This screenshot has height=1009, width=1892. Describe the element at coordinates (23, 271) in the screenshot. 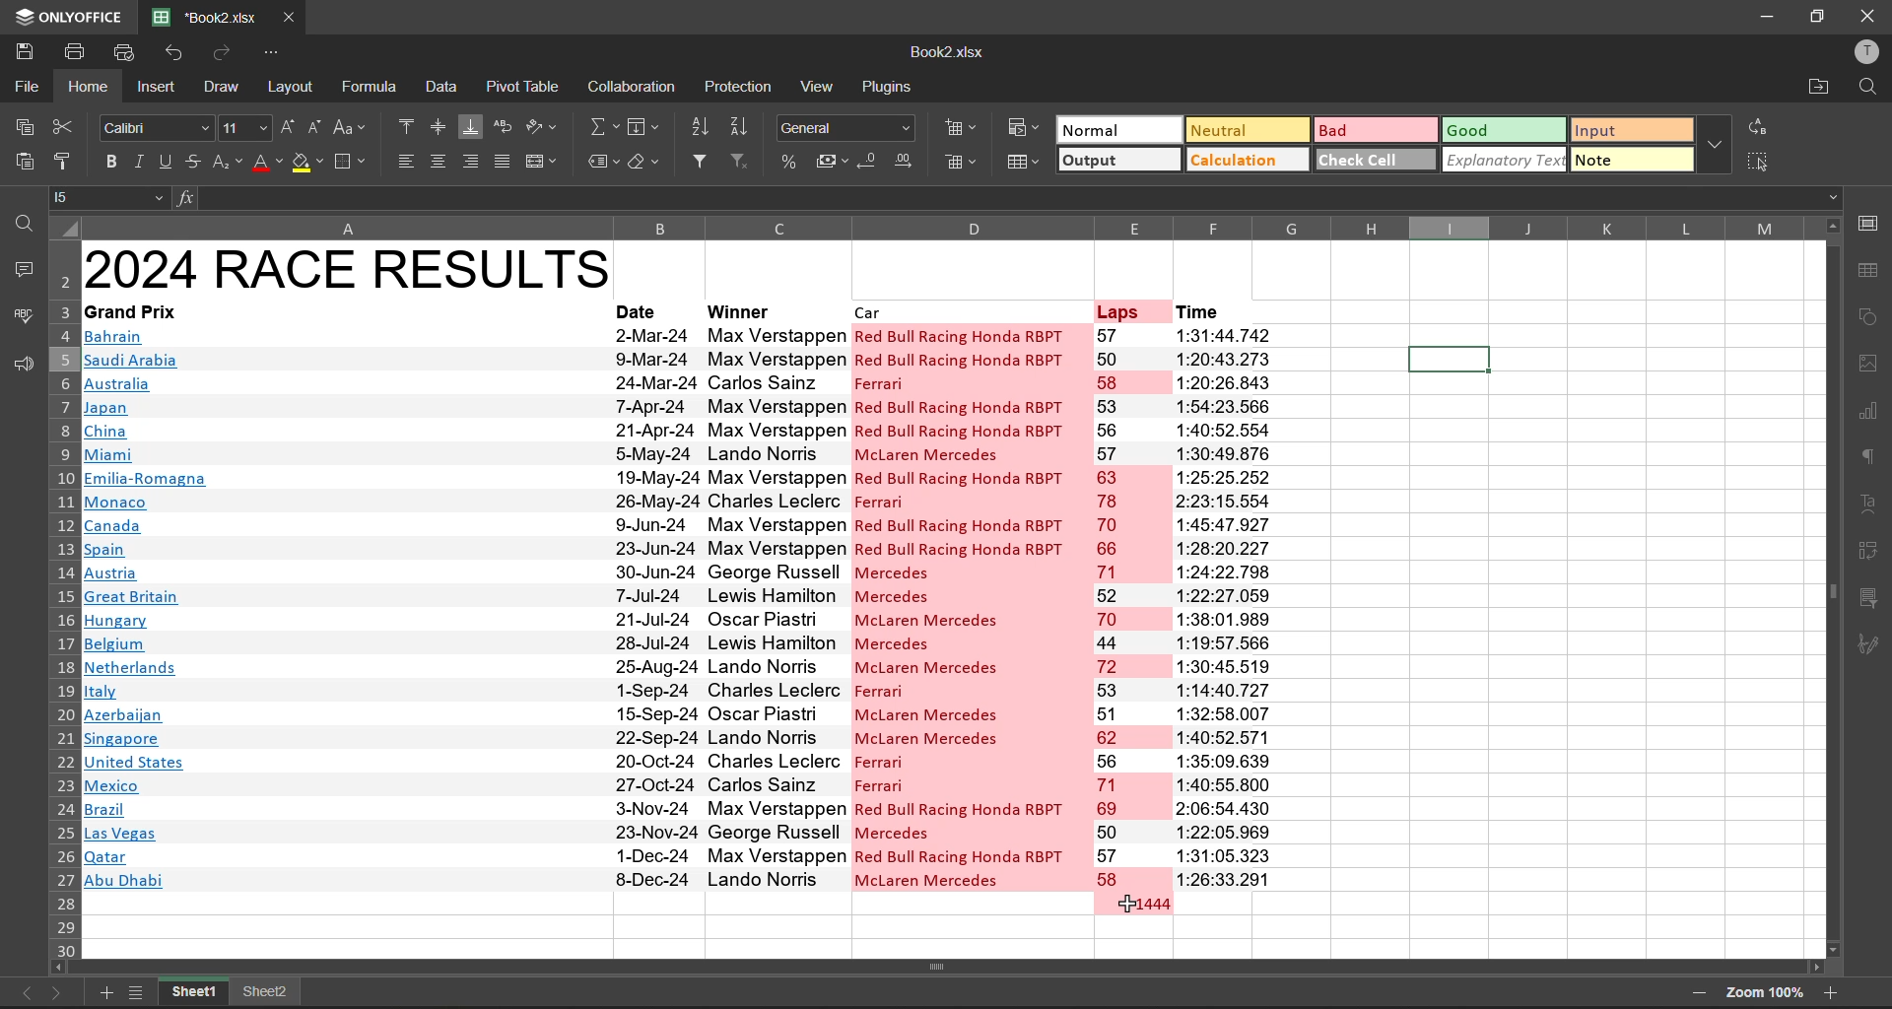

I see `comments` at that location.